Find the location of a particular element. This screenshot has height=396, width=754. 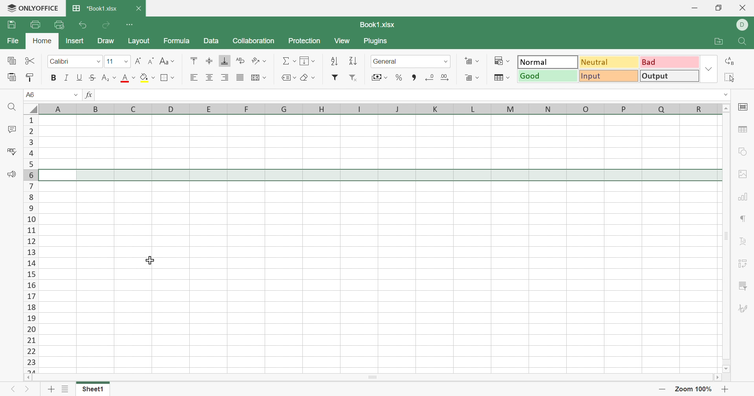

Scroll Bar is located at coordinates (372, 378).